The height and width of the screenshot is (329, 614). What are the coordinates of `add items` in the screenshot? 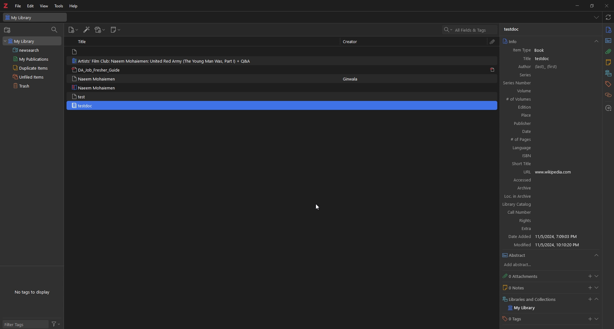 It's located at (73, 30).